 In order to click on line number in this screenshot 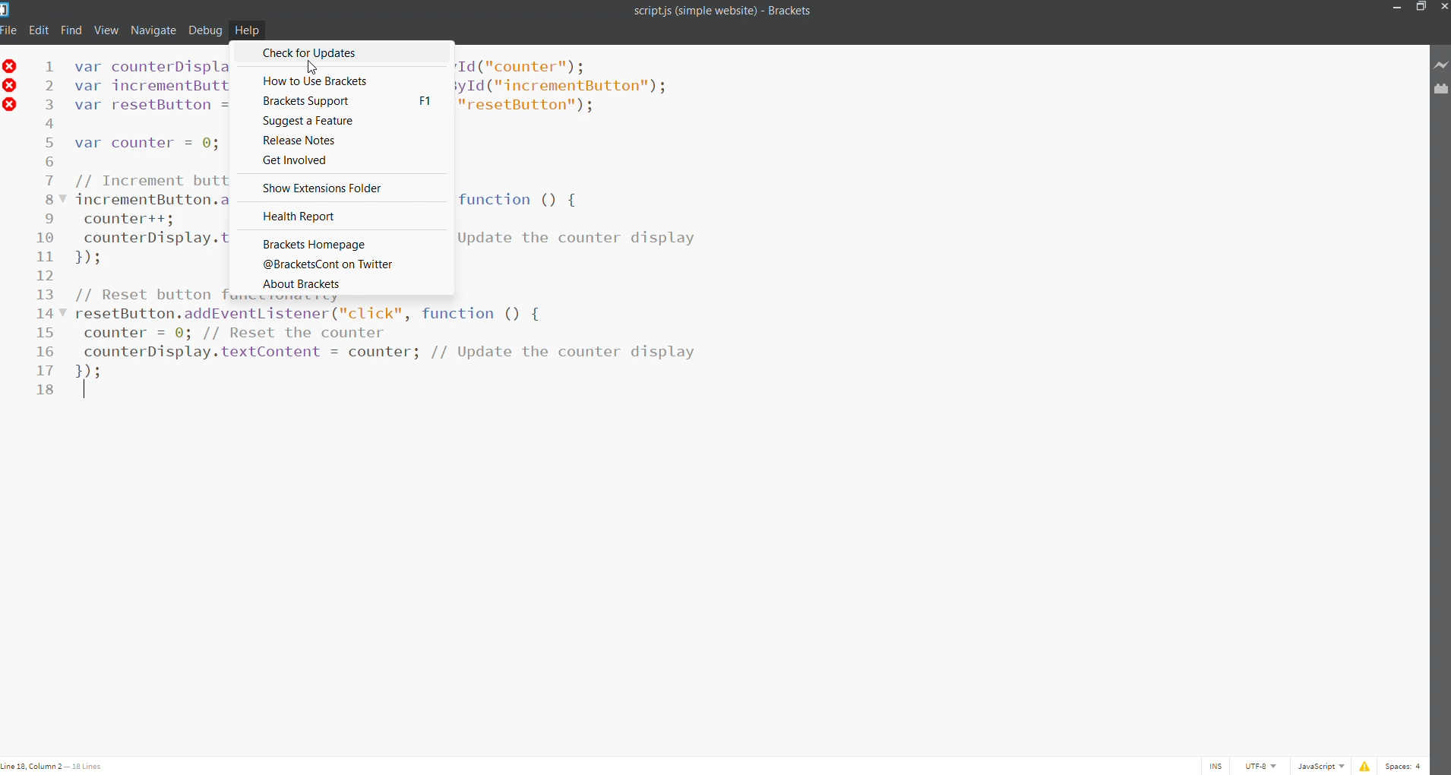, I will do `click(44, 237)`.